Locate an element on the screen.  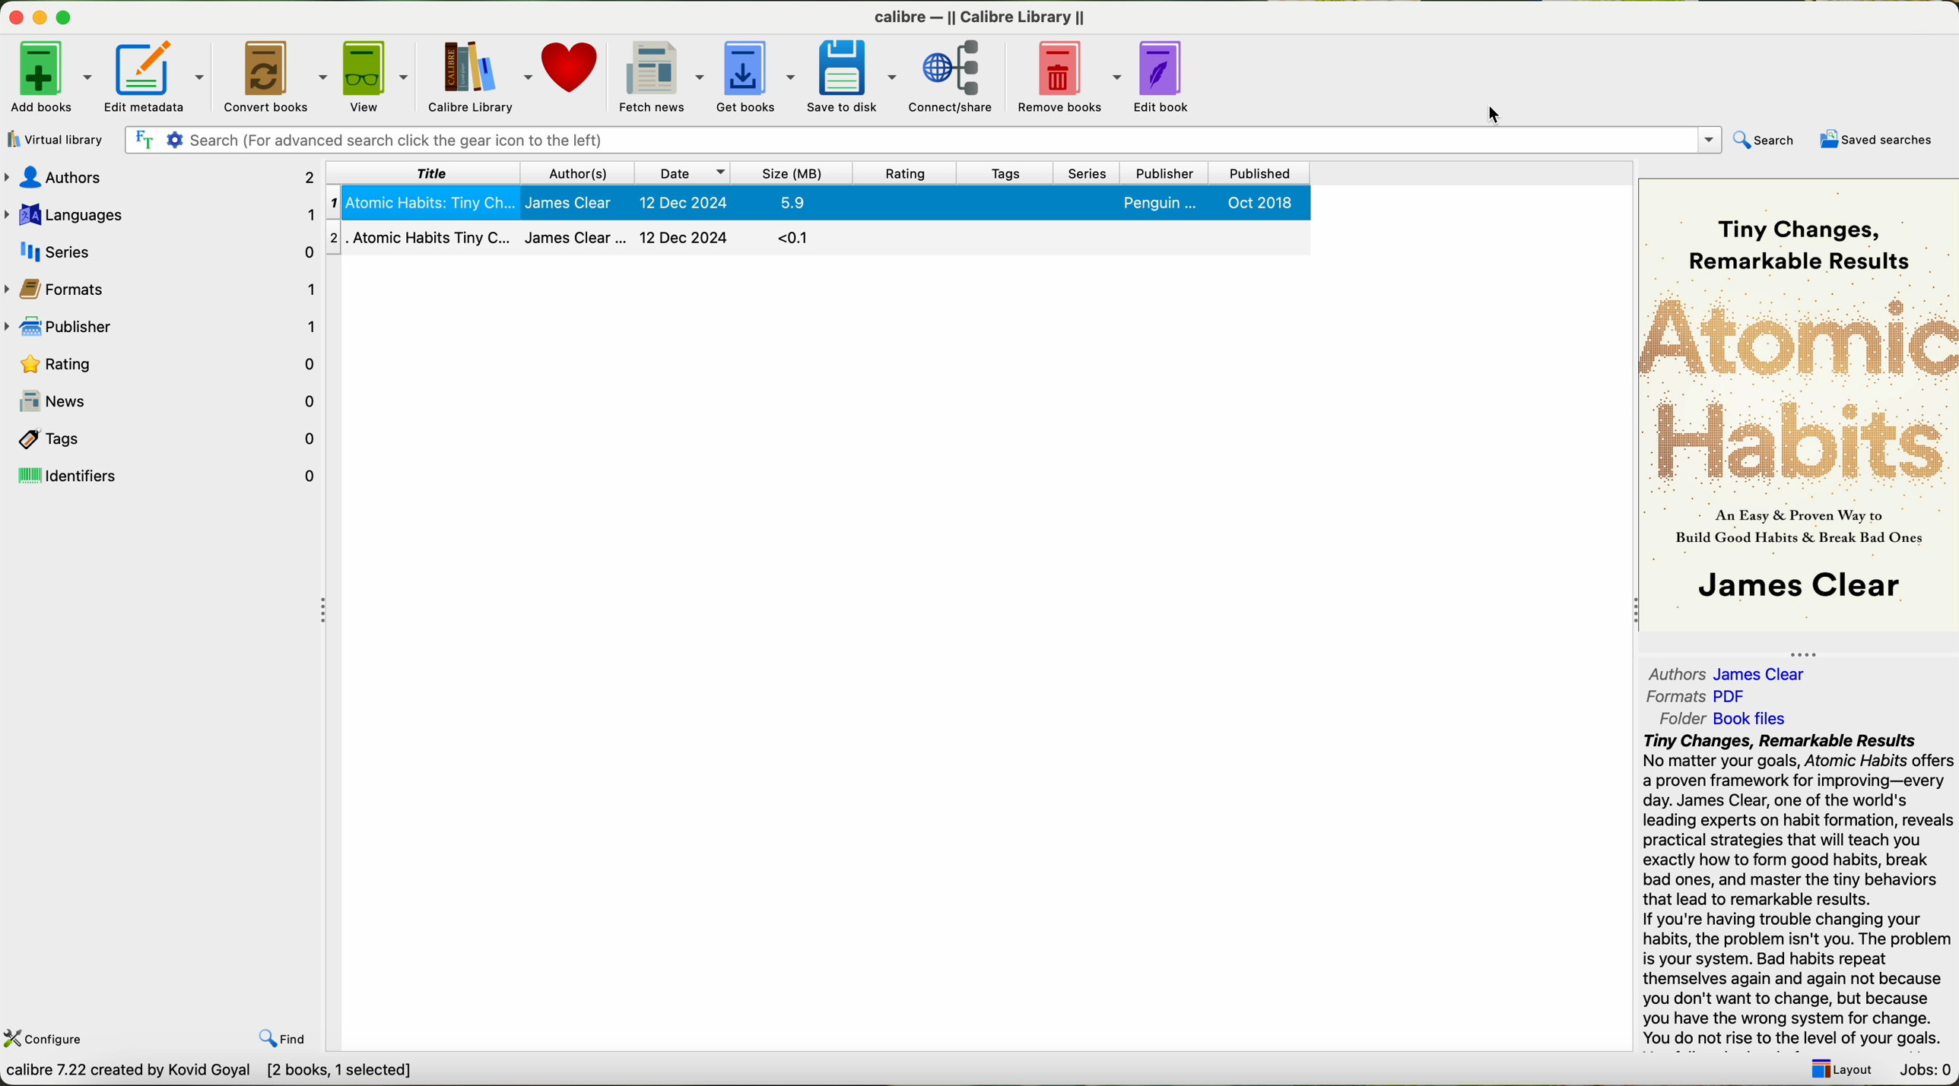
authors is located at coordinates (1731, 674).